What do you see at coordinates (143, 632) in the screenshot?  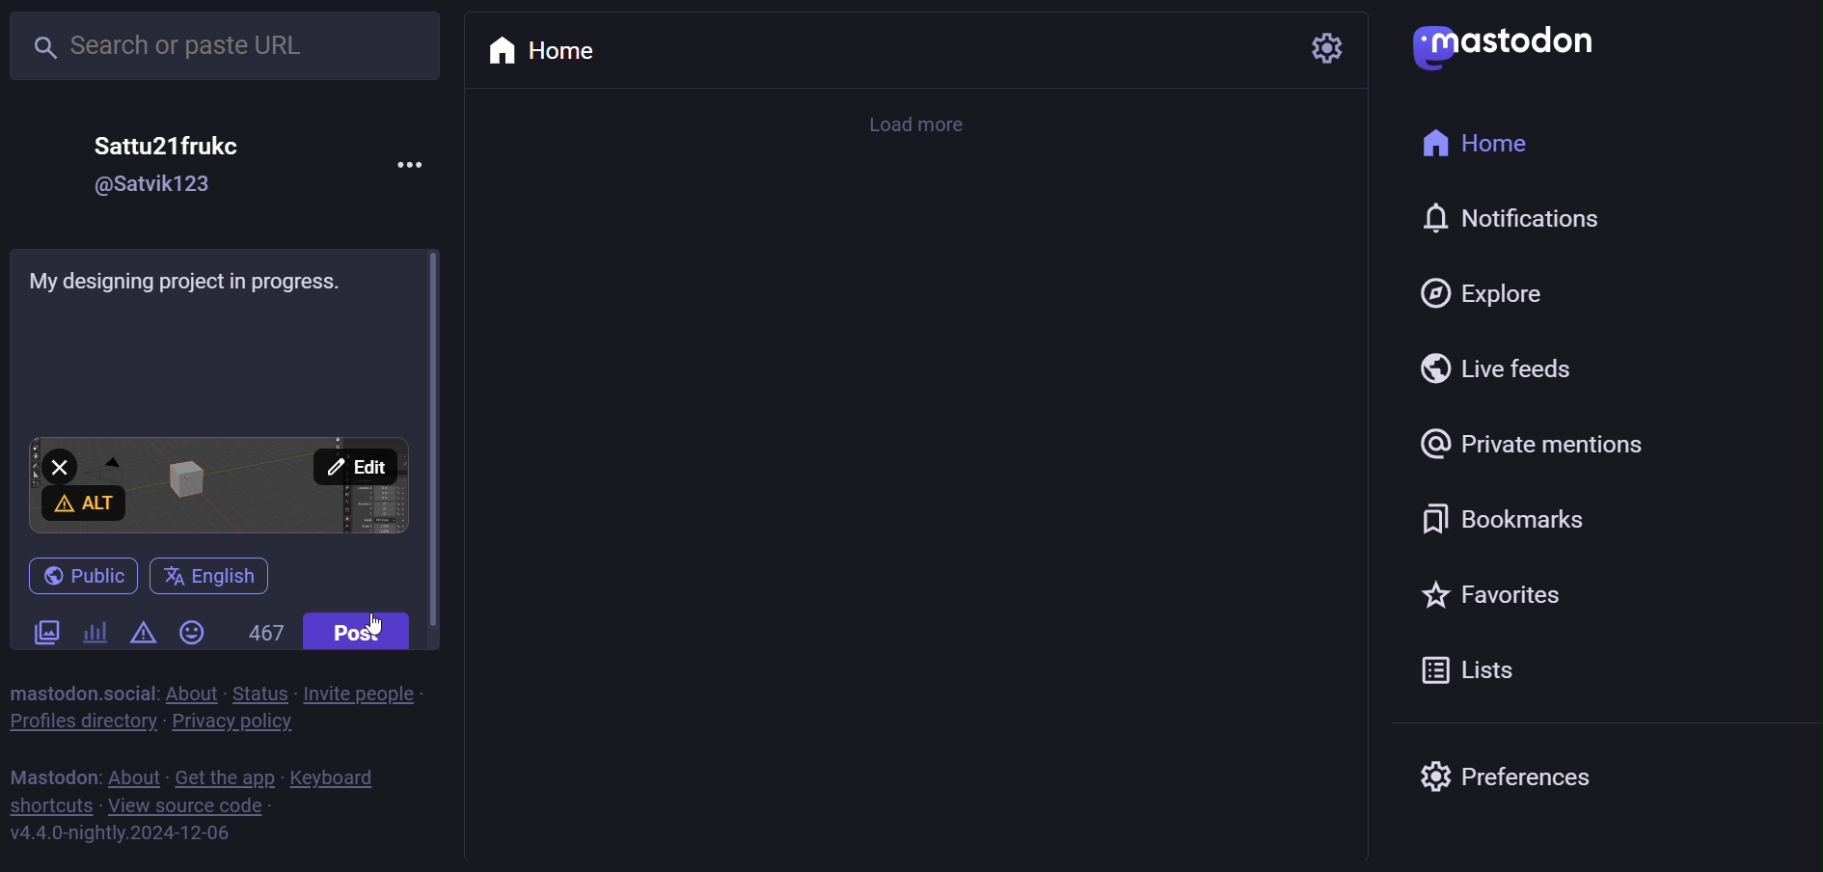 I see `content warning` at bounding box center [143, 632].